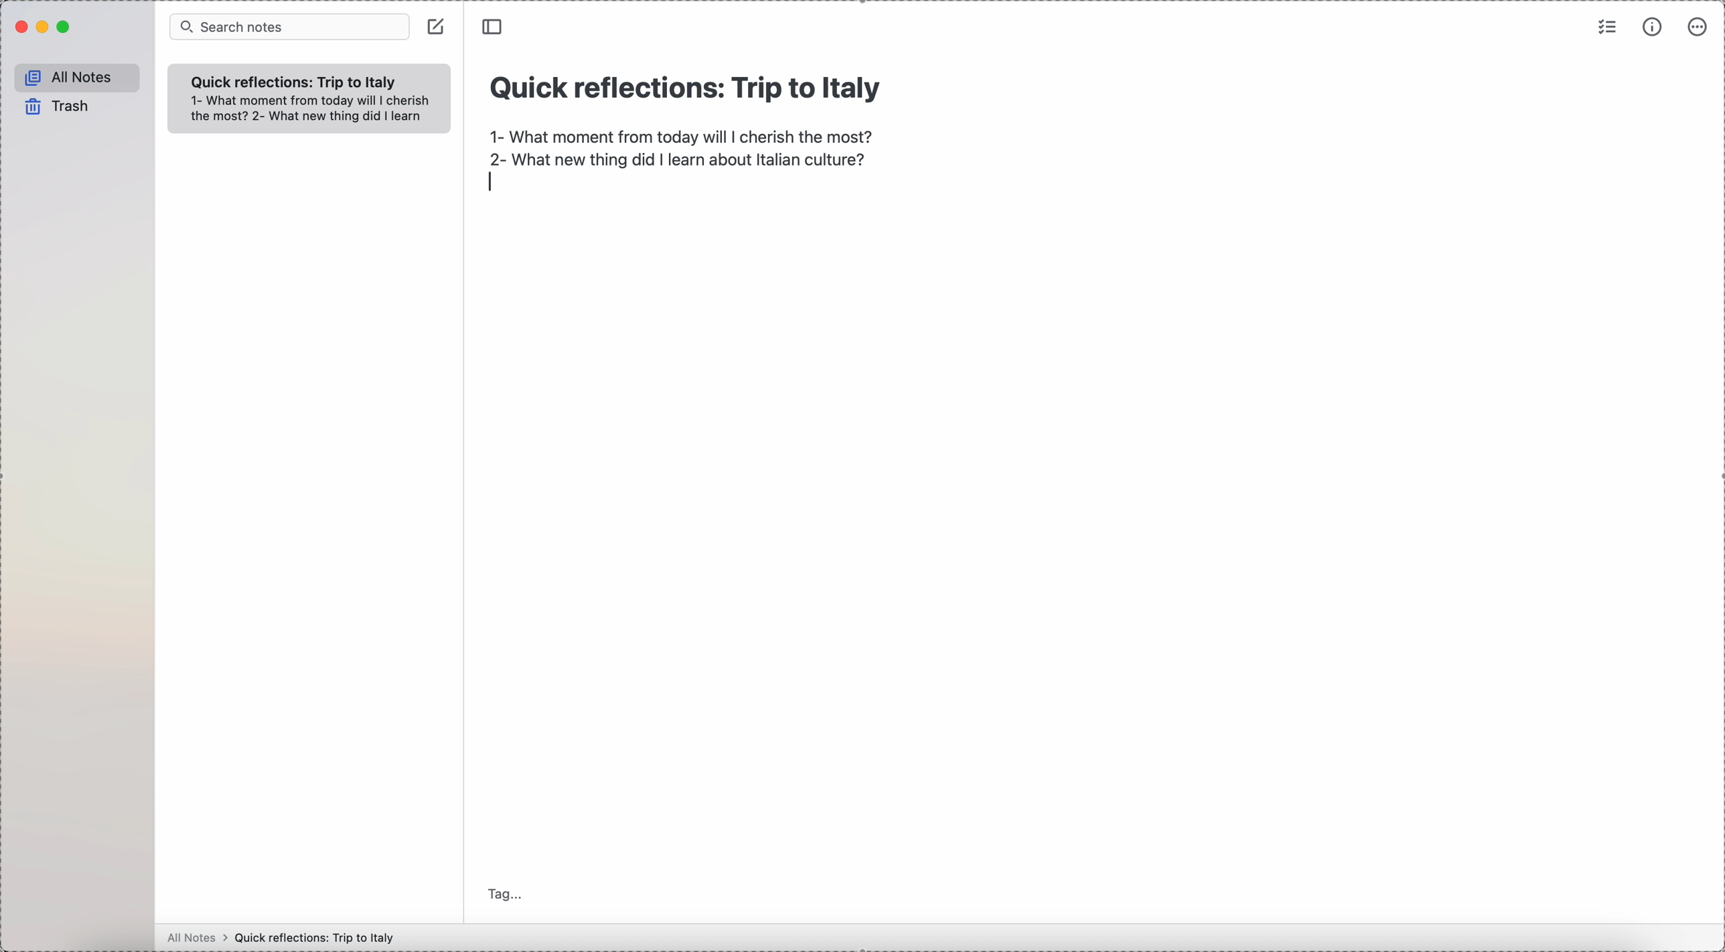 The width and height of the screenshot is (1725, 952). What do you see at coordinates (44, 28) in the screenshot?
I see `minimize` at bounding box center [44, 28].